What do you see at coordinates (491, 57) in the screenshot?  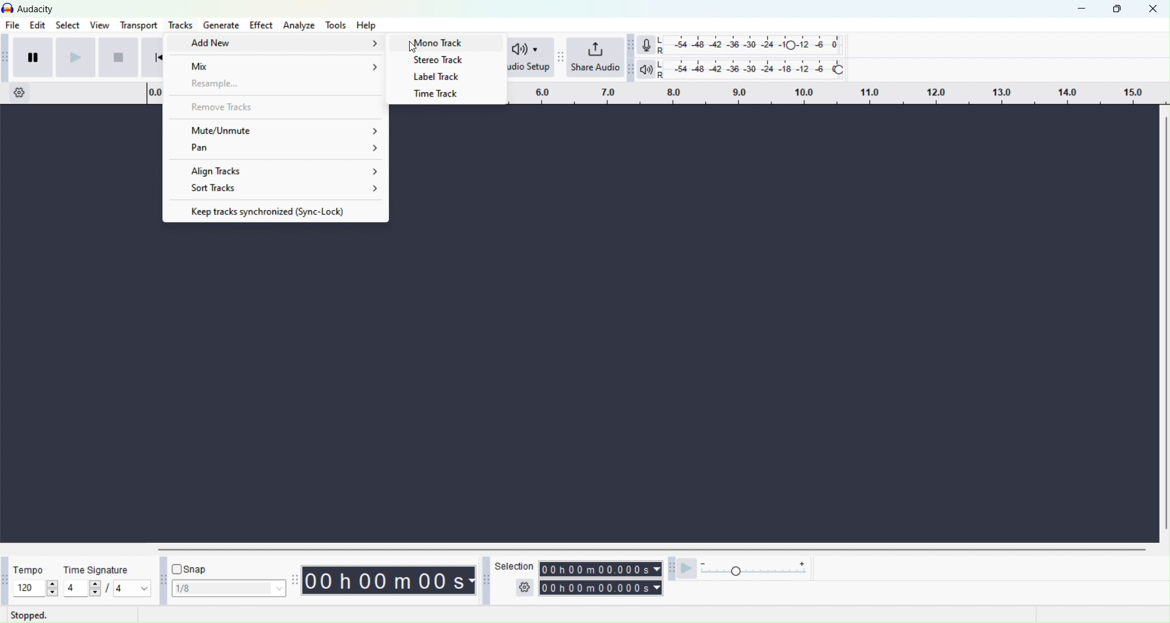 I see `Audacity audio setup toolbar` at bounding box center [491, 57].